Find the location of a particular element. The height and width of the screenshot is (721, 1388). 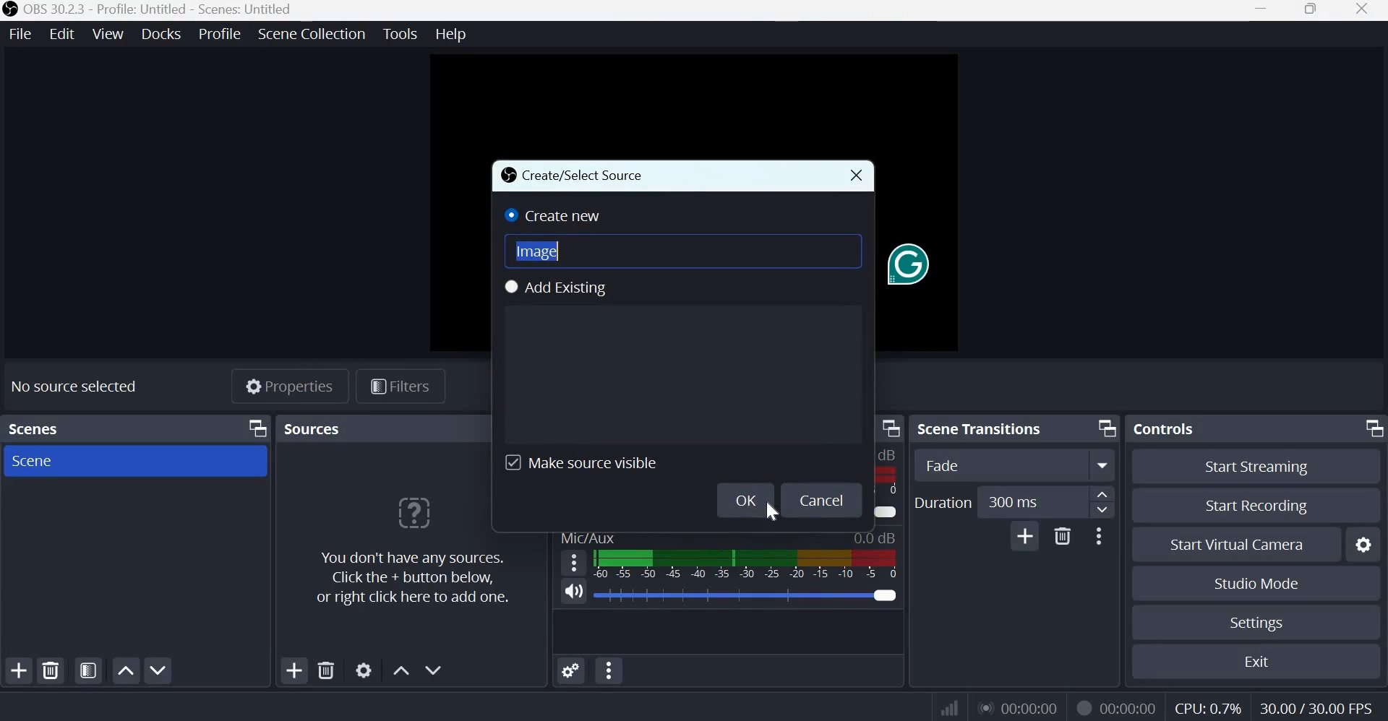

Move scene down is located at coordinates (158, 670).